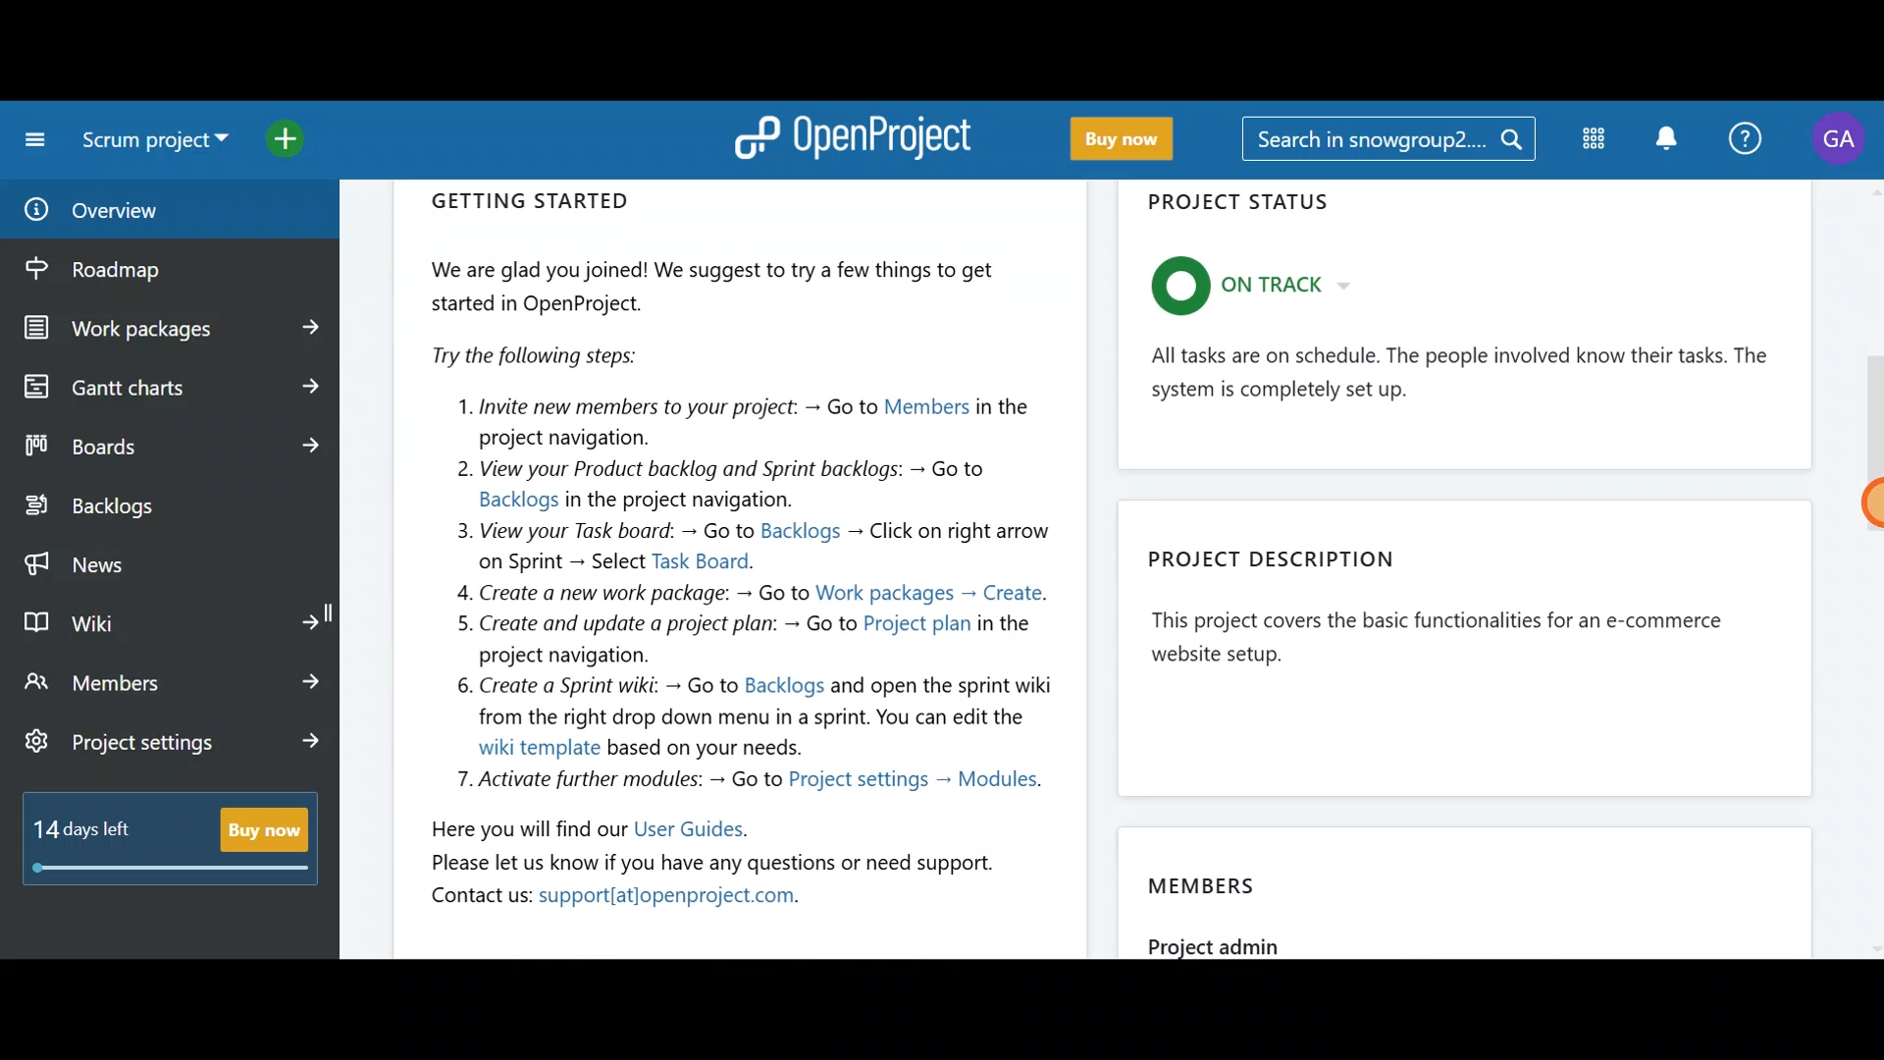 The height and width of the screenshot is (1060, 1884). I want to click on Project settings, so click(175, 745).